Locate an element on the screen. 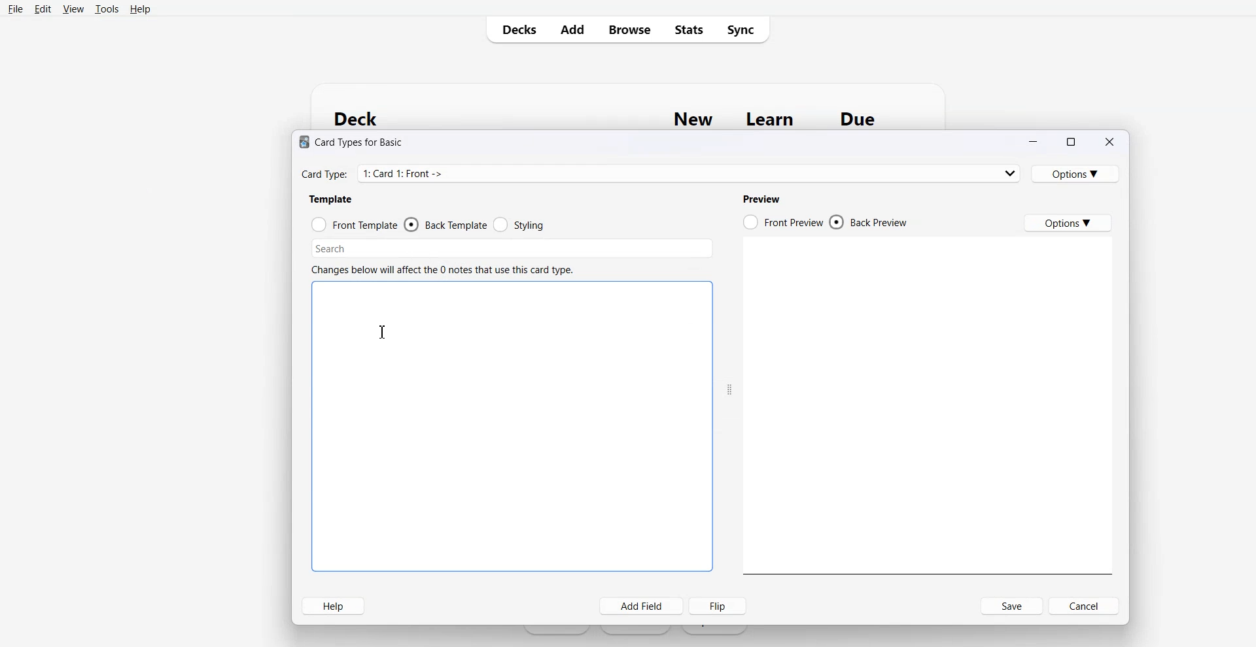 The width and height of the screenshot is (1256, 647). Due is located at coordinates (858, 119).